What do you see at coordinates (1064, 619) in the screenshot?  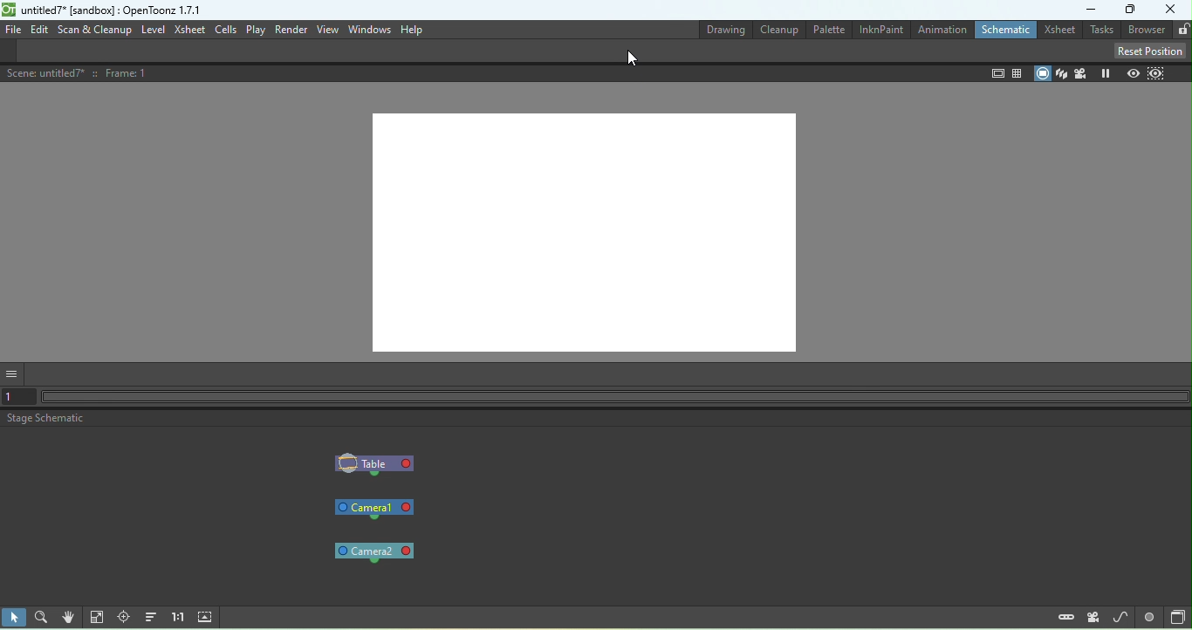 I see `New pegbar` at bounding box center [1064, 619].